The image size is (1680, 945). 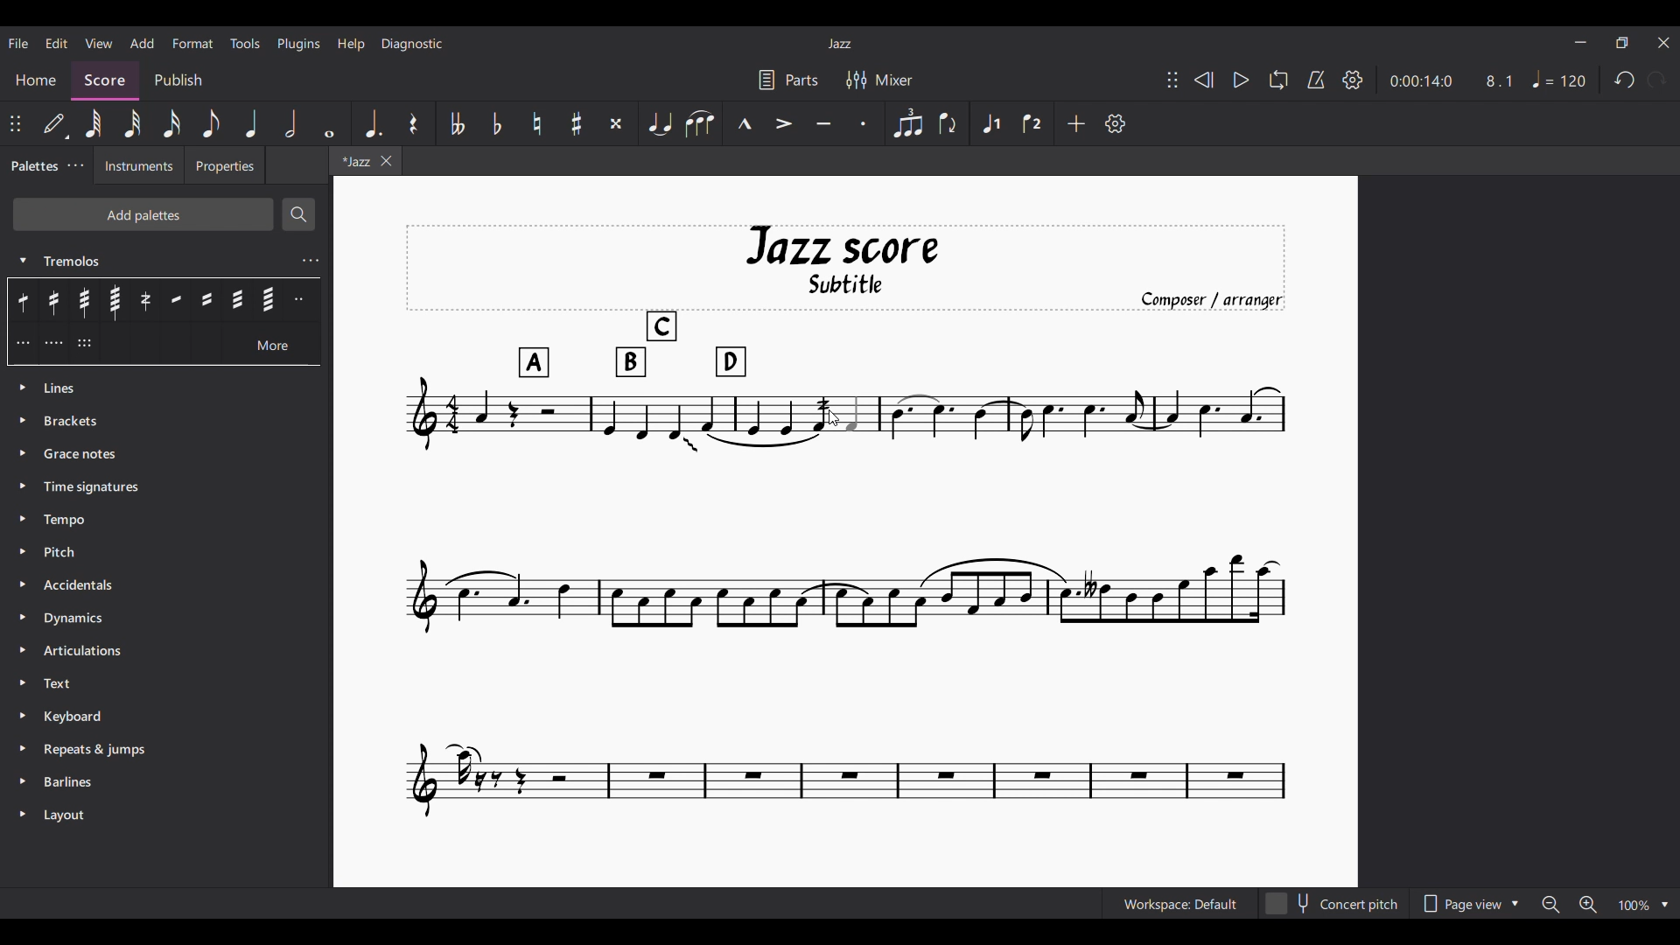 I want to click on Change position, so click(x=15, y=123).